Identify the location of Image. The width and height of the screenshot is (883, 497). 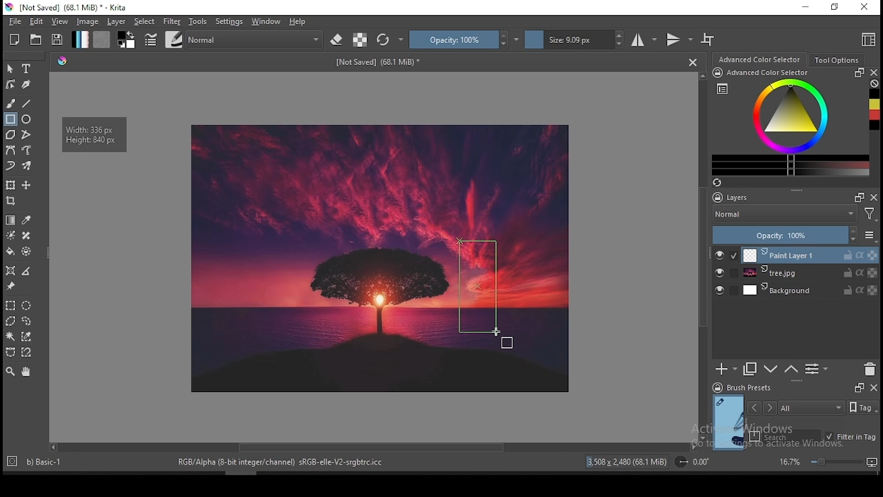
(313, 258).